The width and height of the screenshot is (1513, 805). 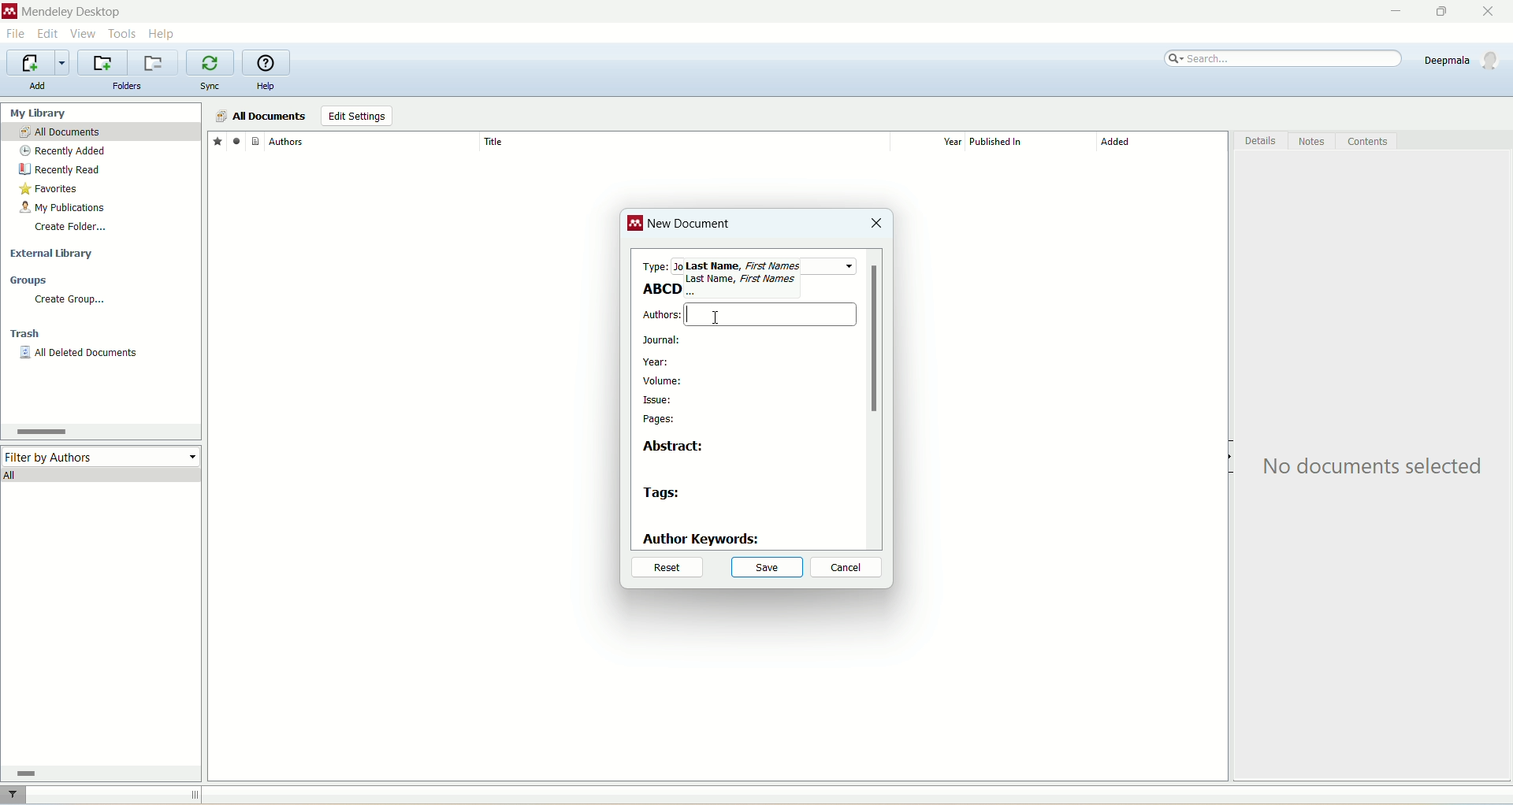 What do you see at coordinates (155, 62) in the screenshot?
I see `remove current folder` at bounding box center [155, 62].